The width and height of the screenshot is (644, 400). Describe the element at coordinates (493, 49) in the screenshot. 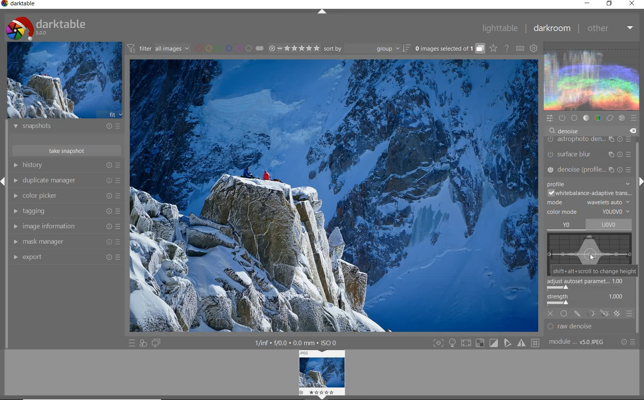

I see `click to change overlays on thumbnails` at that location.